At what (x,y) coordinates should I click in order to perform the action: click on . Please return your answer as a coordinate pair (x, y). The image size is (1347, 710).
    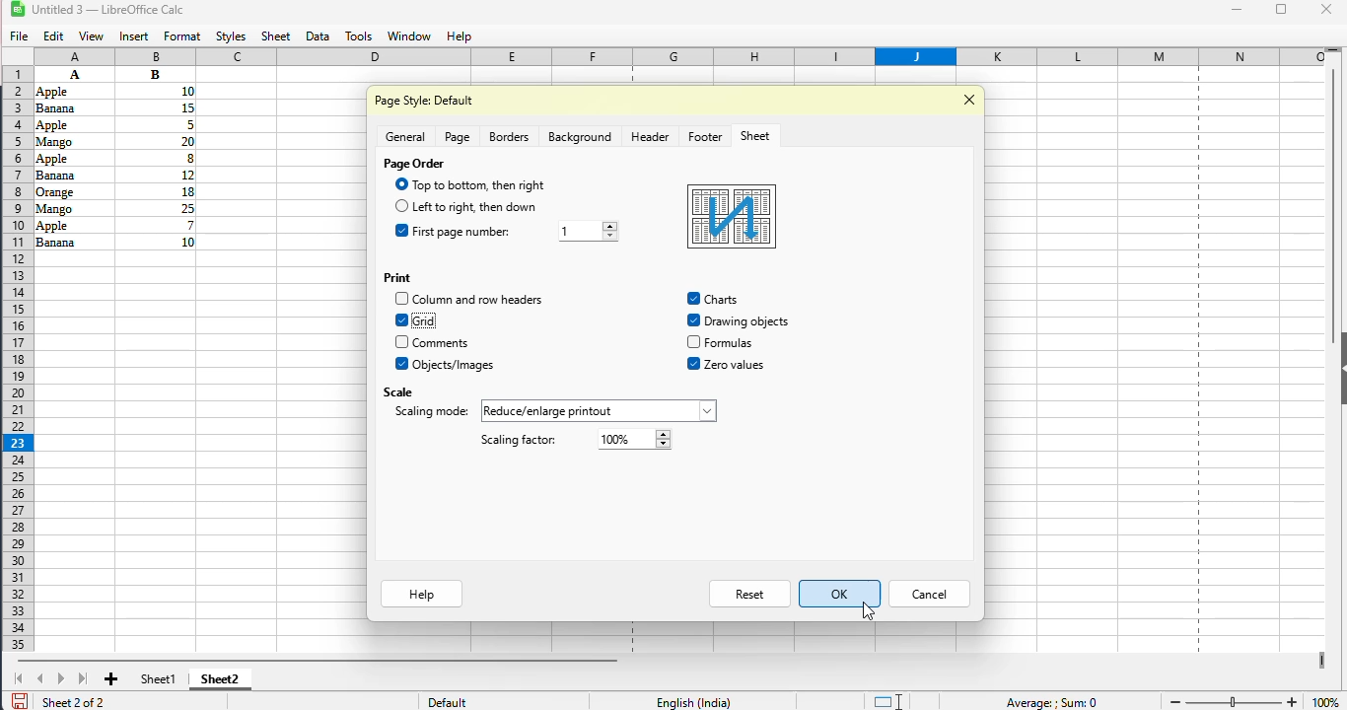
    Looking at the image, I should click on (400, 319).